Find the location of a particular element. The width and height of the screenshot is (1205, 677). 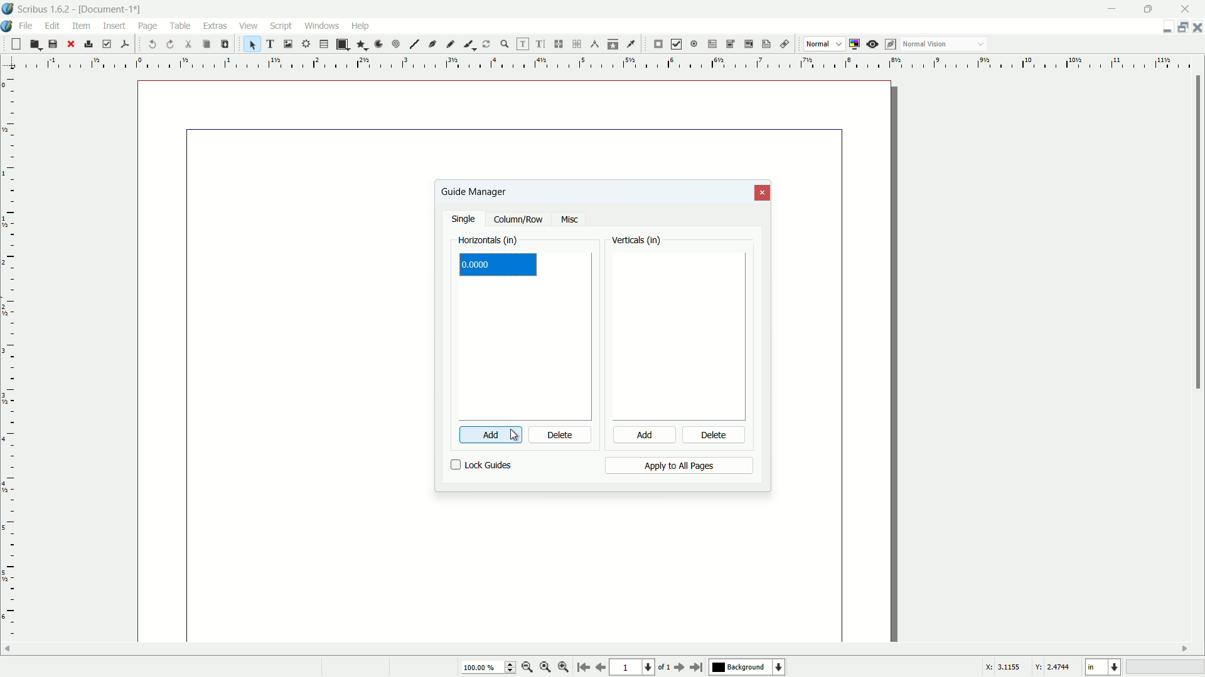

shape is located at coordinates (341, 45).